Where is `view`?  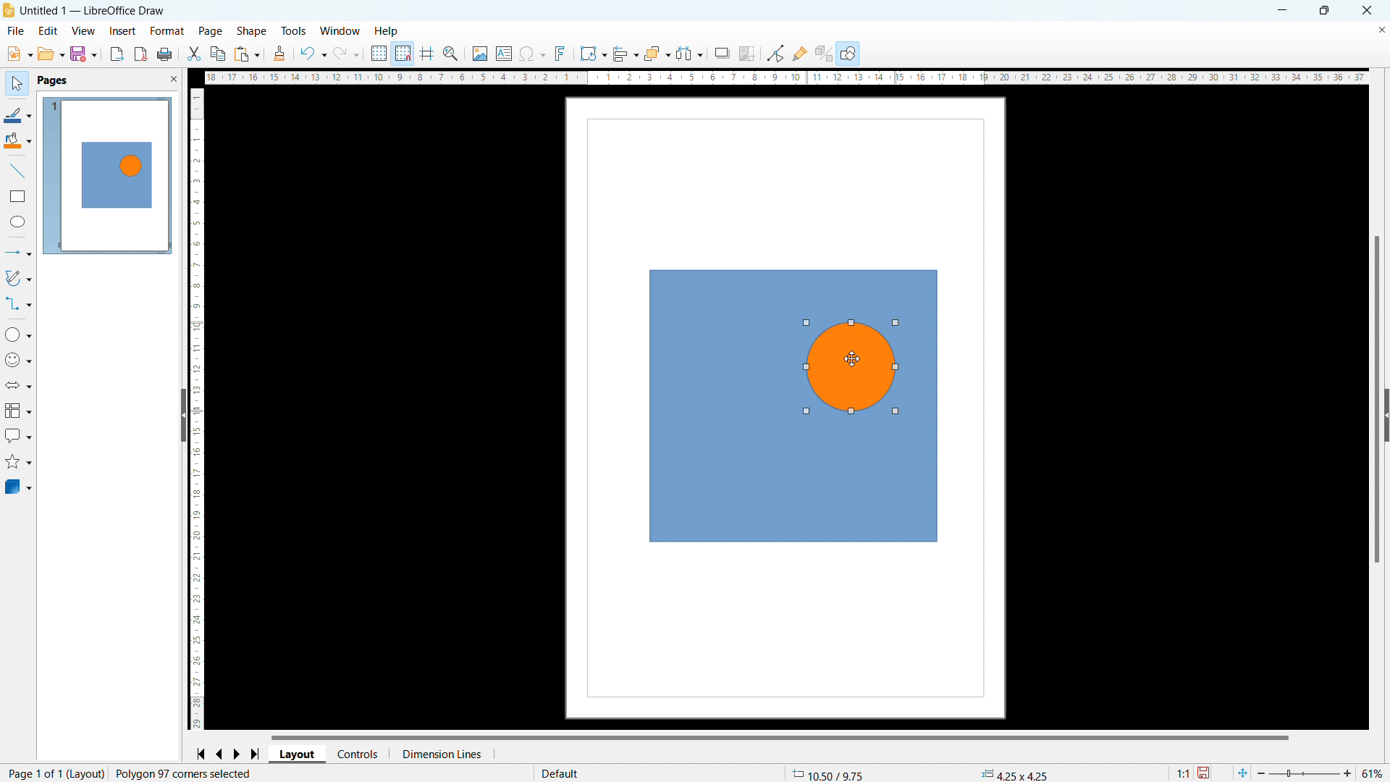 view is located at coordinates (83, 32).